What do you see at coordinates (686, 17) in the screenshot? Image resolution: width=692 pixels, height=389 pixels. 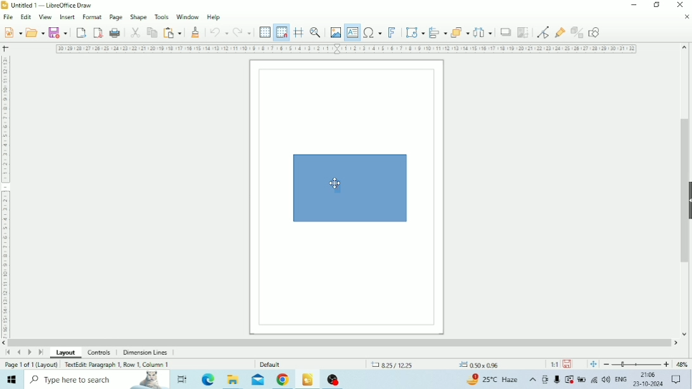 I see `Close Document` at bounding box center [686, 17].